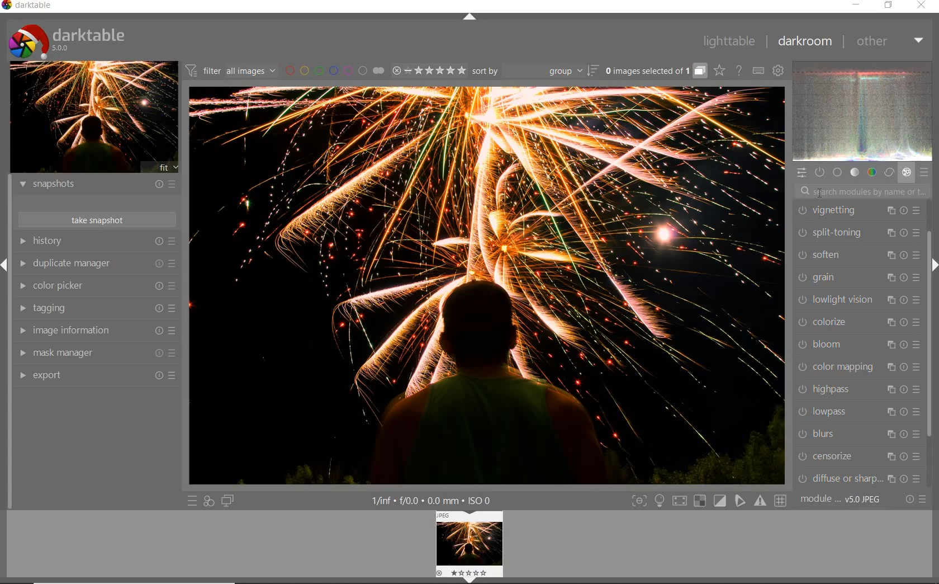 The width and height of the screenshot is (939, 584). I want to click on diffuse or sharpen, so click(859, 478).